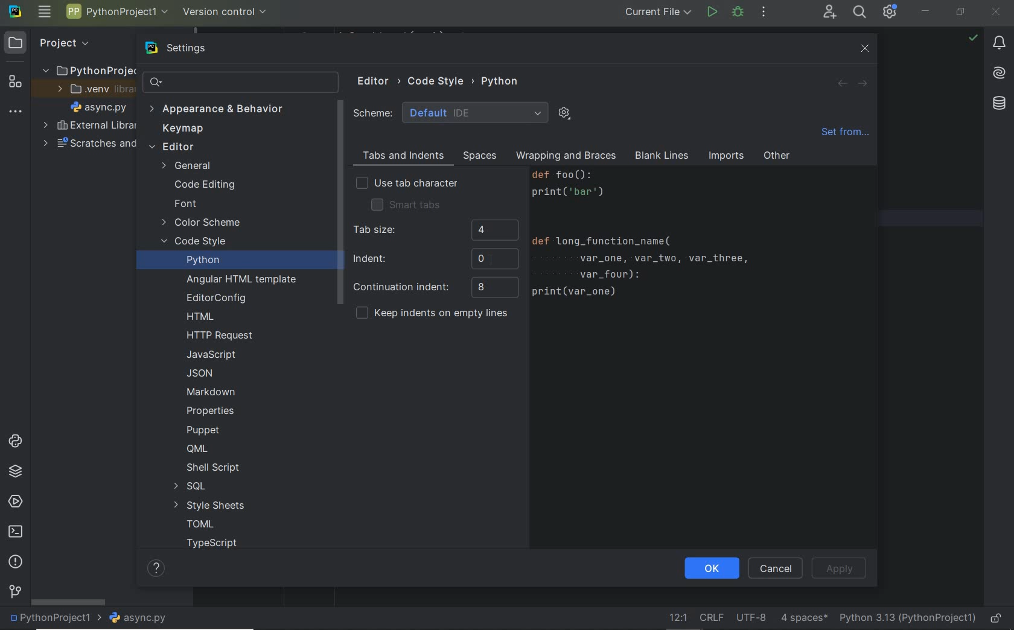 The image size is (1014, 630). I want to click on indent, so click(804, 617).